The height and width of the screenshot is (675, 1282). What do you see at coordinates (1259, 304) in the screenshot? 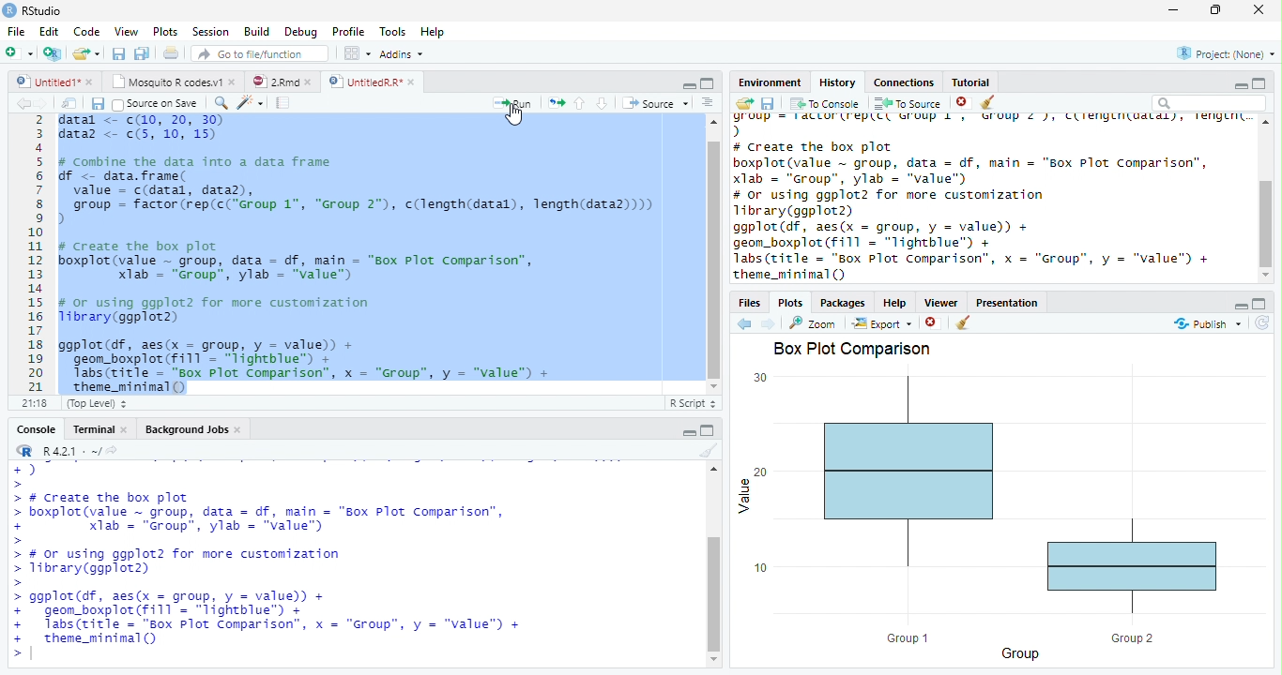
I see `Maximize` at bounding box center [1259, 304].